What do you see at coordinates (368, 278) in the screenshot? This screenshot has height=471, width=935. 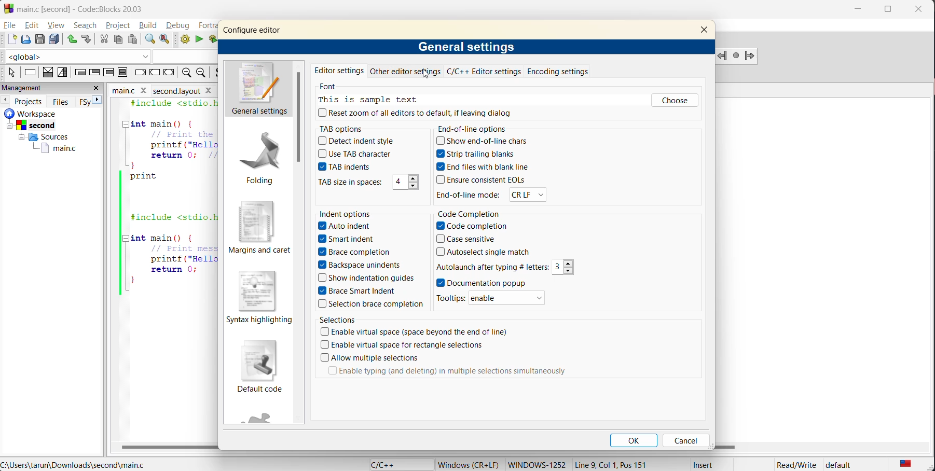 I see `Show indentation guides` at bounding box center [368, 278].